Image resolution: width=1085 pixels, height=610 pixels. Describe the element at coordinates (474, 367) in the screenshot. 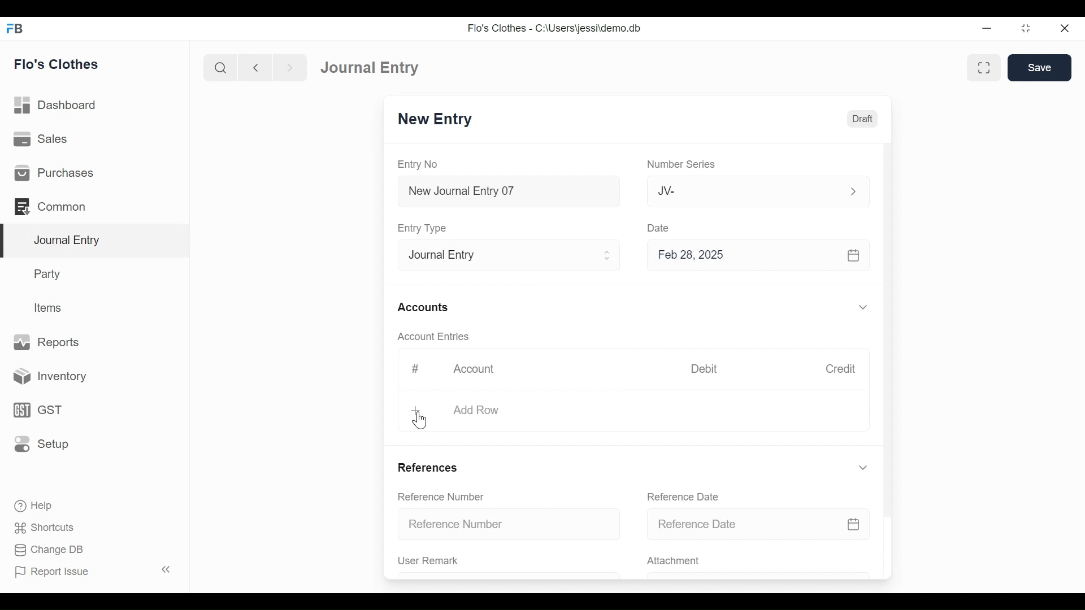

I see `Account` at that location.